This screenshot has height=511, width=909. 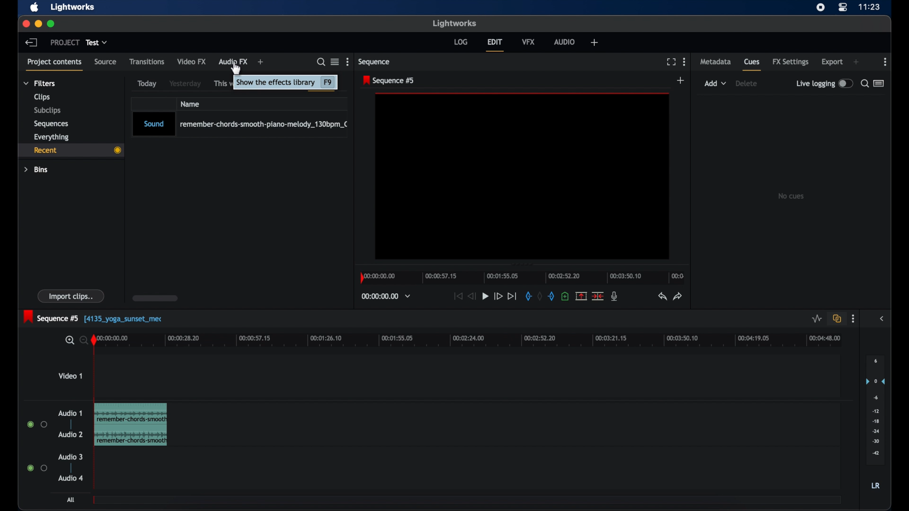 What do you see at coordinates (853, 319) in the screenshot?
I see `more options` at bounding box center [853, 319].